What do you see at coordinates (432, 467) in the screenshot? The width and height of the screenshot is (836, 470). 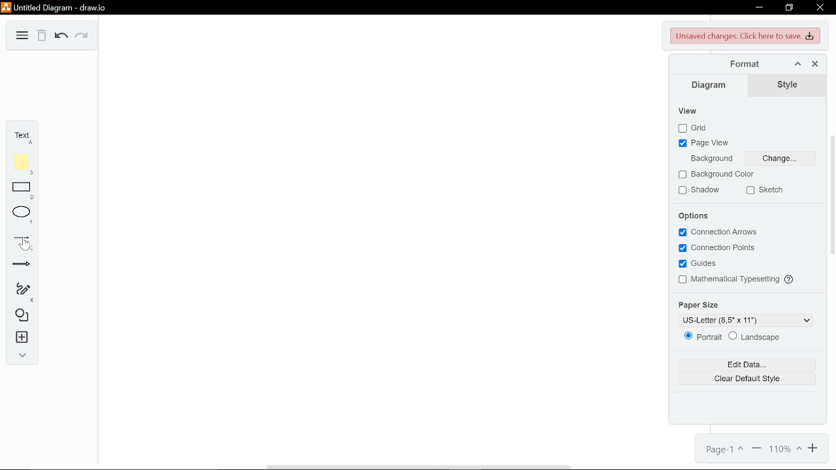 I see `Scroll Bar` at bounding box center [432, 467].